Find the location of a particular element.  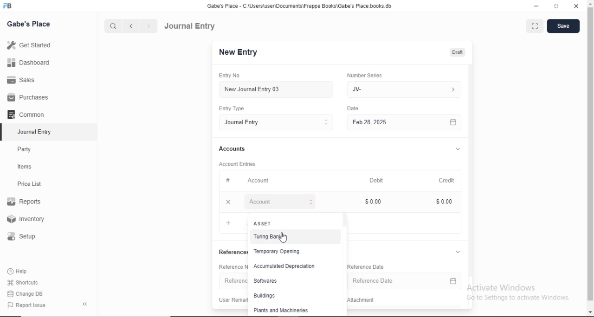

Save is located at coordinates (563, 26).